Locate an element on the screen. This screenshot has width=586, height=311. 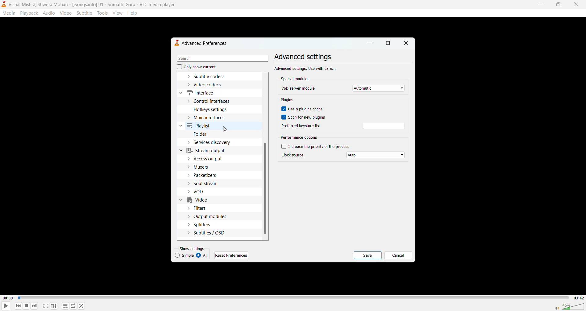
video is located at coordinates (200, 201).